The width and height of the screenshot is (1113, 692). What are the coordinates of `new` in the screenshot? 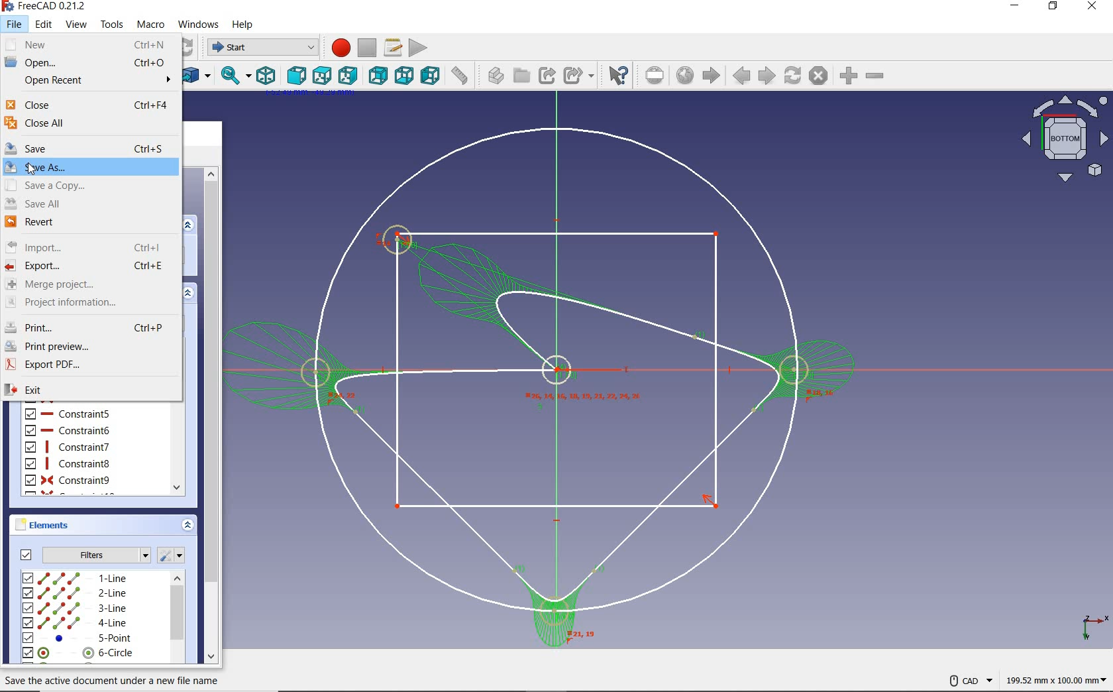 It's located at (89, 44).